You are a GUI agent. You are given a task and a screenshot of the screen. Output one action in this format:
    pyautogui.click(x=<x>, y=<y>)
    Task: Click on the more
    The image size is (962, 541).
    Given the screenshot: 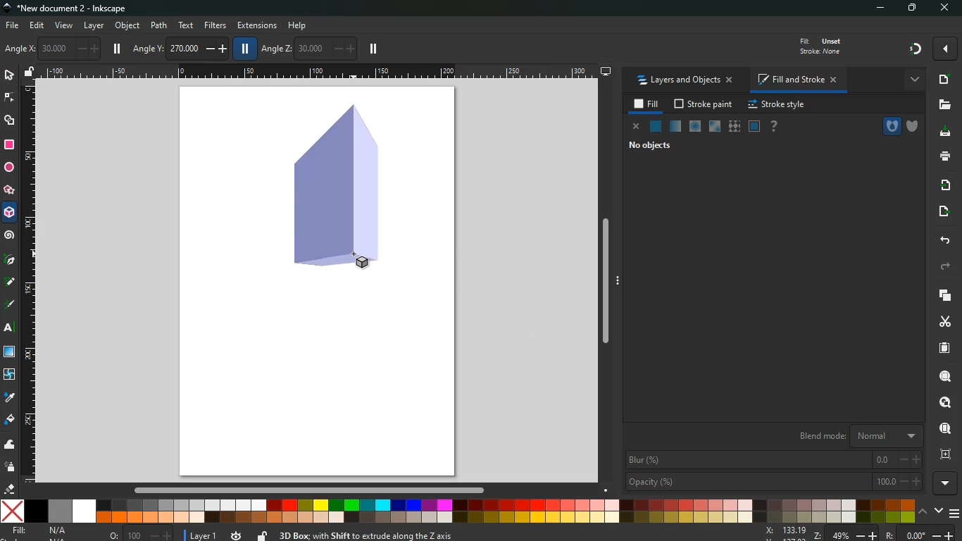 What is the action you would take?
    pyautogui.click(x=945, y=49)
    